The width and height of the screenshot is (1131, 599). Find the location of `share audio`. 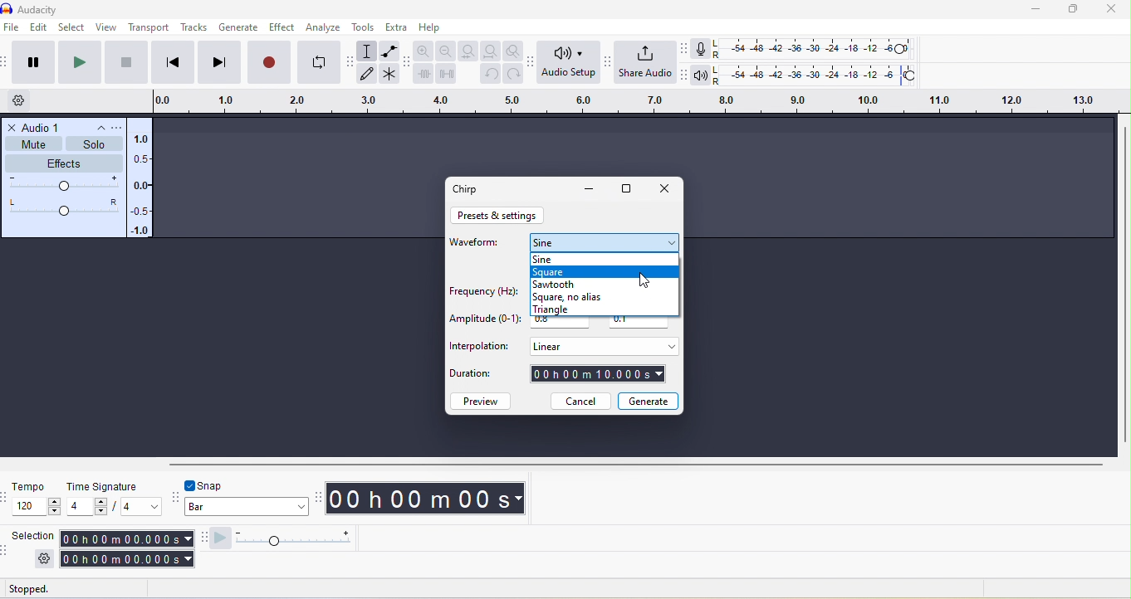

share audio is located at coordinates (647, 62).